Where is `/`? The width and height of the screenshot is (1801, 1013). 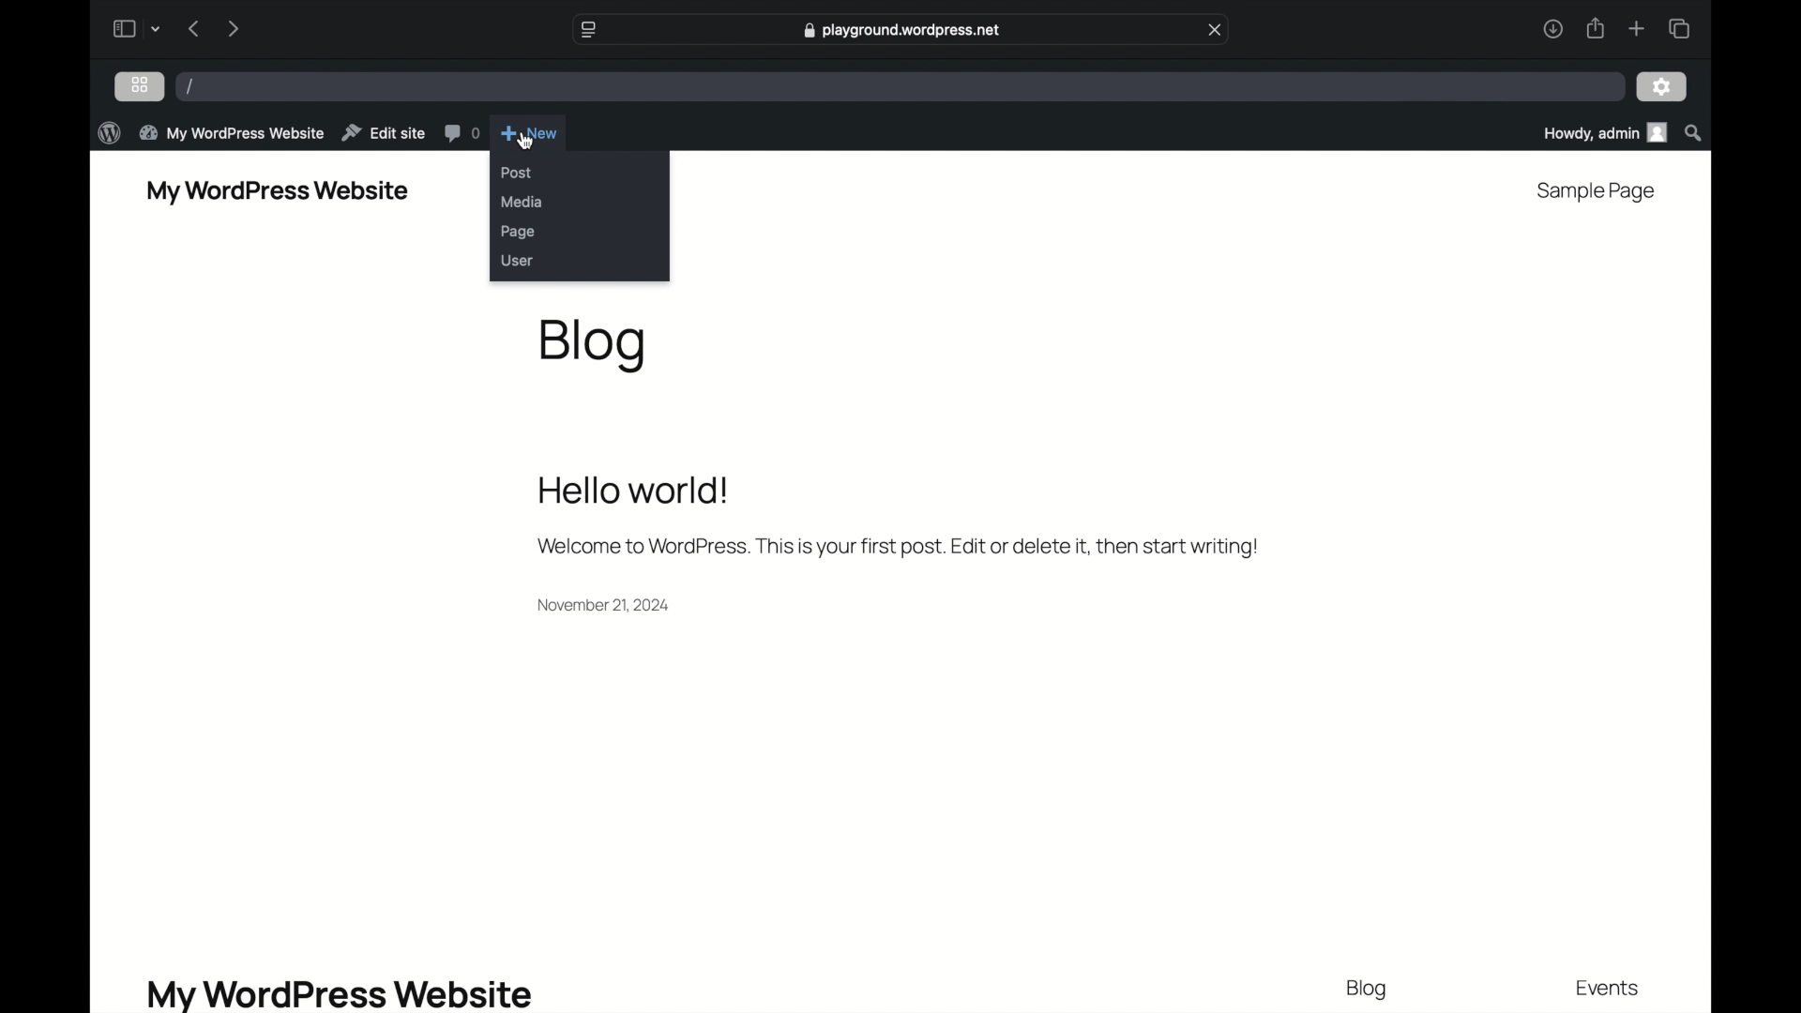
/ is located at coordinates (191, 86).